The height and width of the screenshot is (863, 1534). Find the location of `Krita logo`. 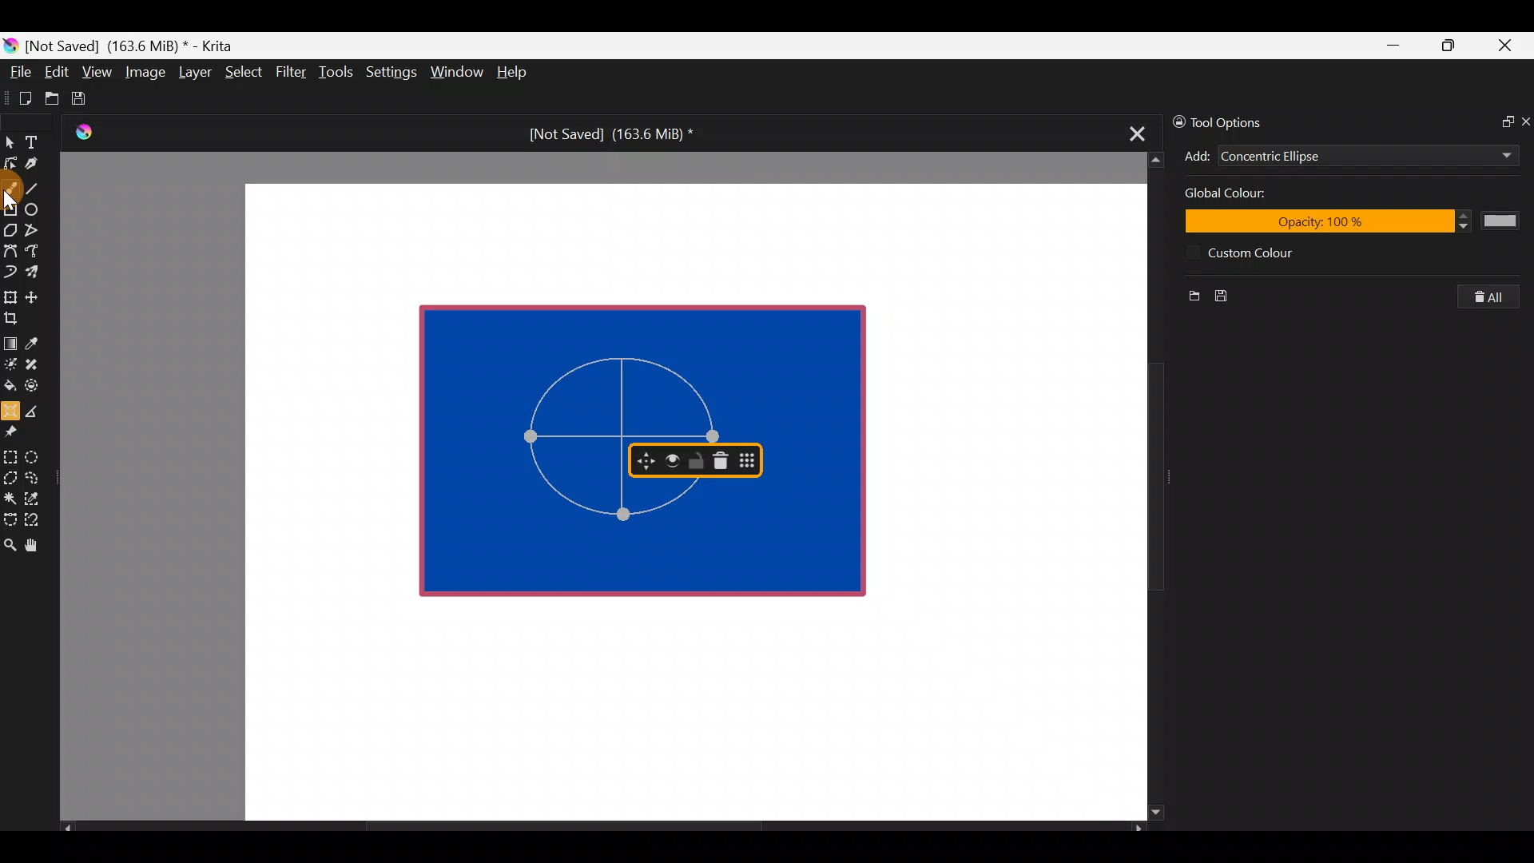

Krita logo is located at coordinates (10, 45).